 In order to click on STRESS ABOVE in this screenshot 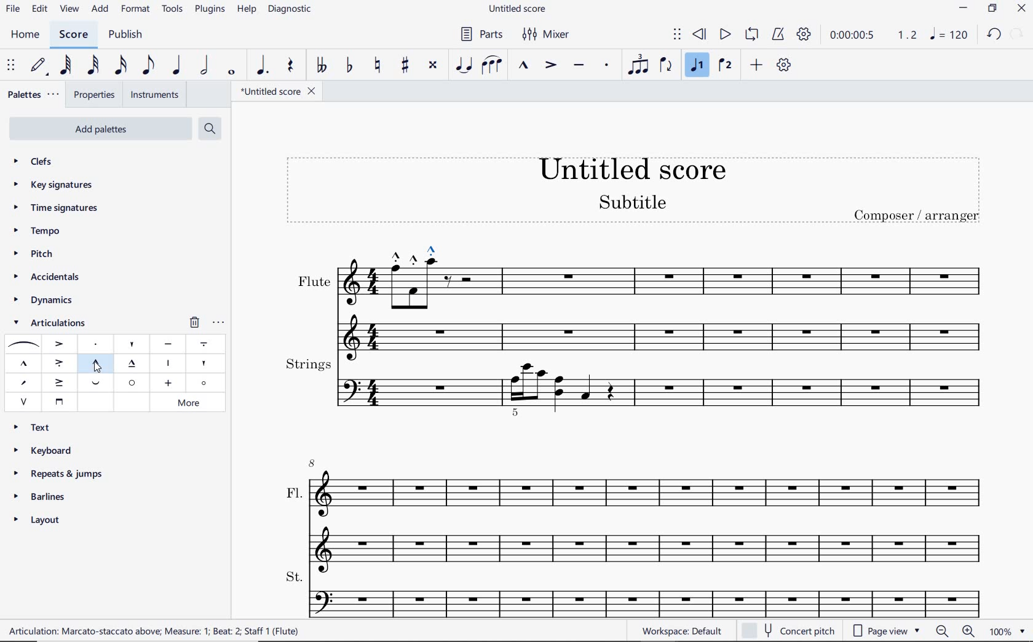, I will do `click(23, 383)`.